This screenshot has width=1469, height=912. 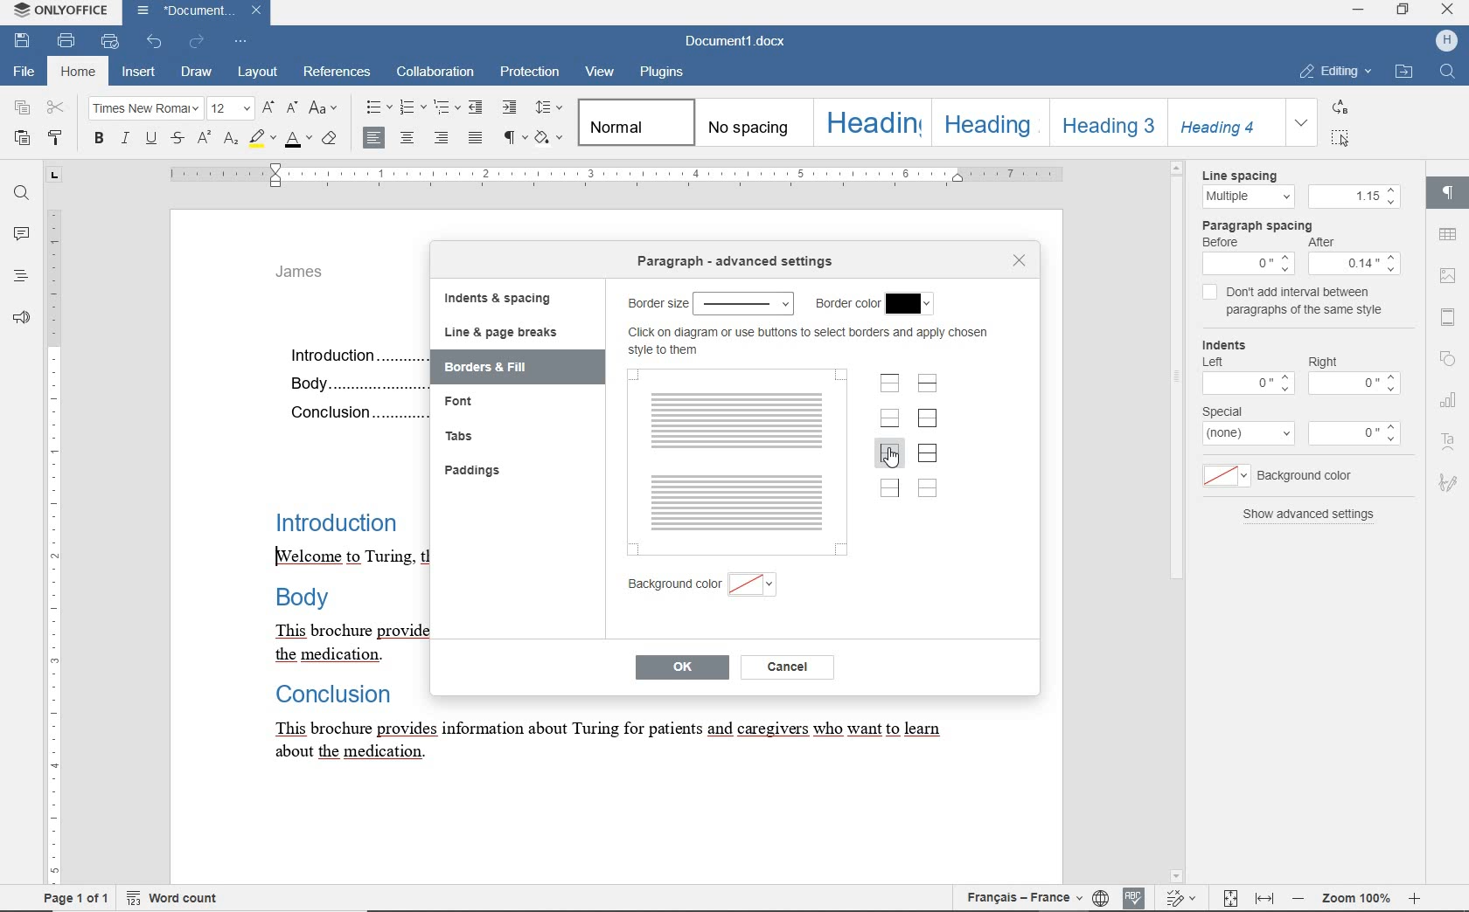 What do you see at coordinates (891, 385) in the screenshot?
I see `set top border only` at bounding box center [891, 385].